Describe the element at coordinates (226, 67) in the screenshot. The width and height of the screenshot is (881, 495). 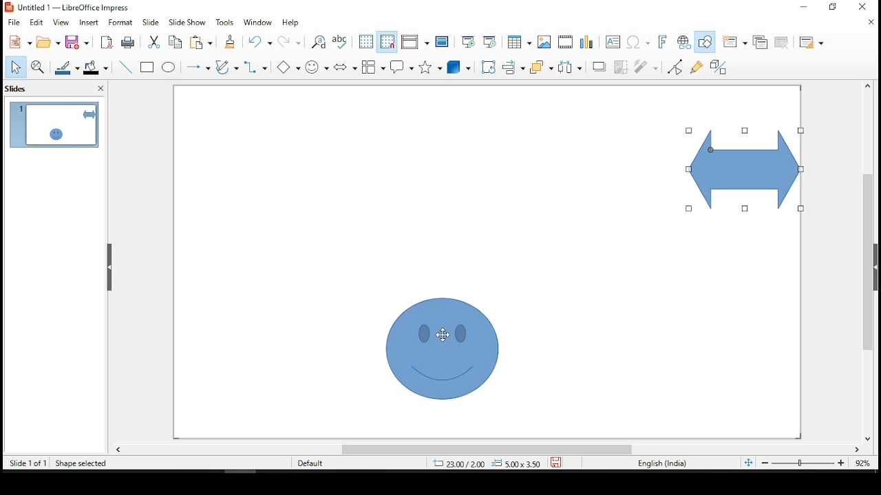
I see `curves and polygons` at that location.